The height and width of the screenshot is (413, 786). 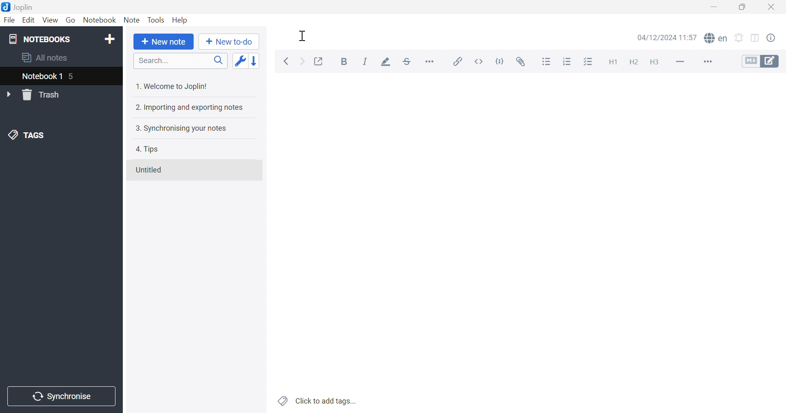 I want to click on TAGS, so click(x=29, y=136).